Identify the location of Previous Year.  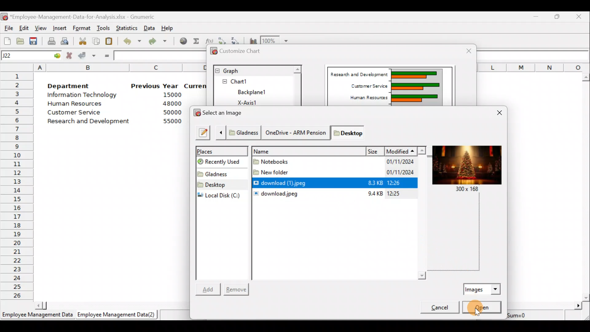
(155, 85).